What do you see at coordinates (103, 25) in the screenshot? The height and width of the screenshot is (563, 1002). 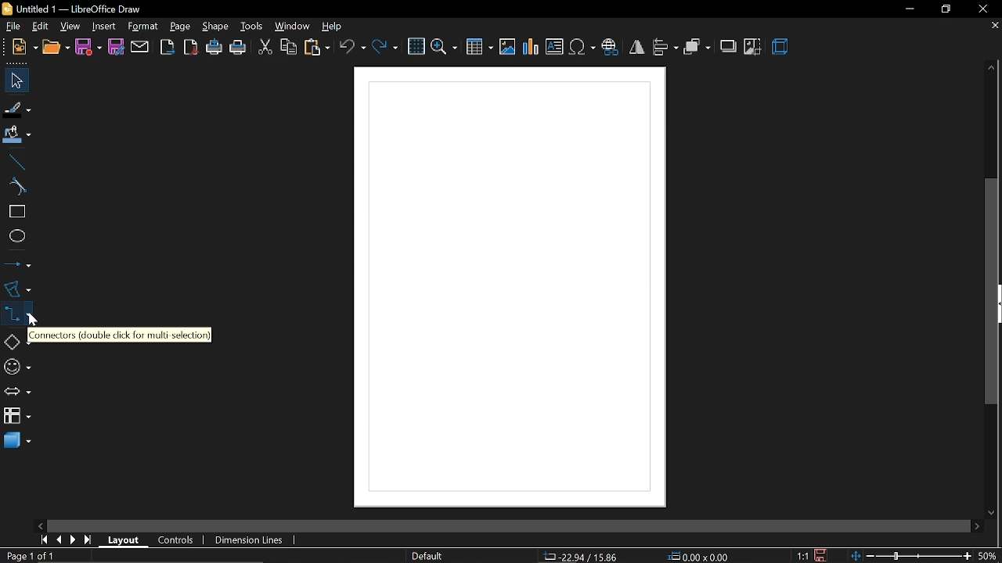 I see `Insert` at bounding box center [103, 25].